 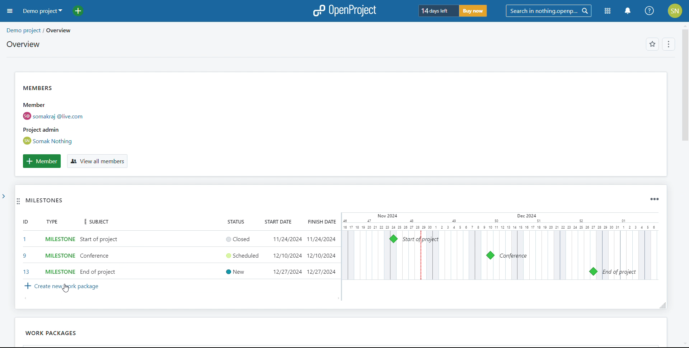 What do you see at coordinates (653, 199) in the screenshot?
I see `widget options` at bounding box center [653, 199].